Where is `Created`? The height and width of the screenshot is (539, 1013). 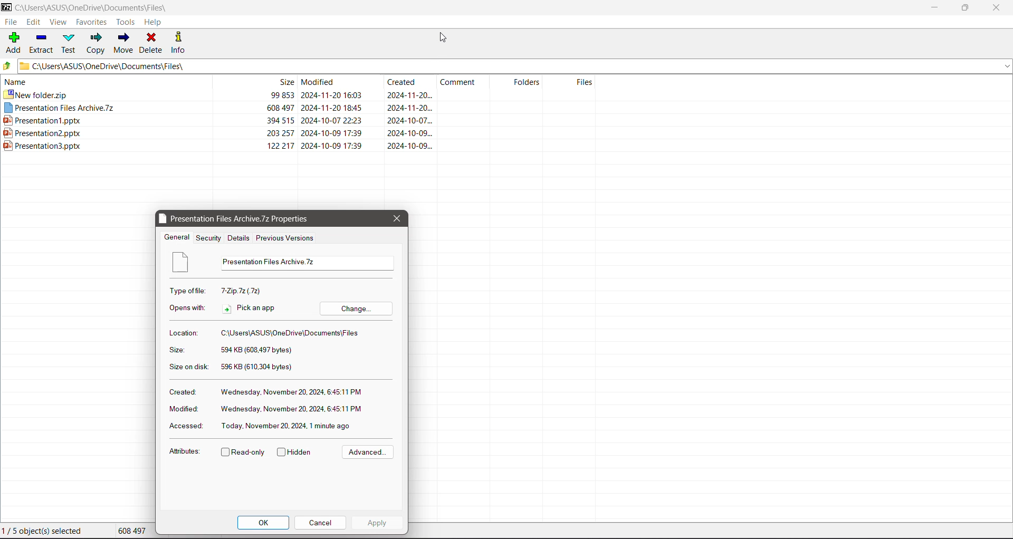
Created is located at coordinates (184, 391).